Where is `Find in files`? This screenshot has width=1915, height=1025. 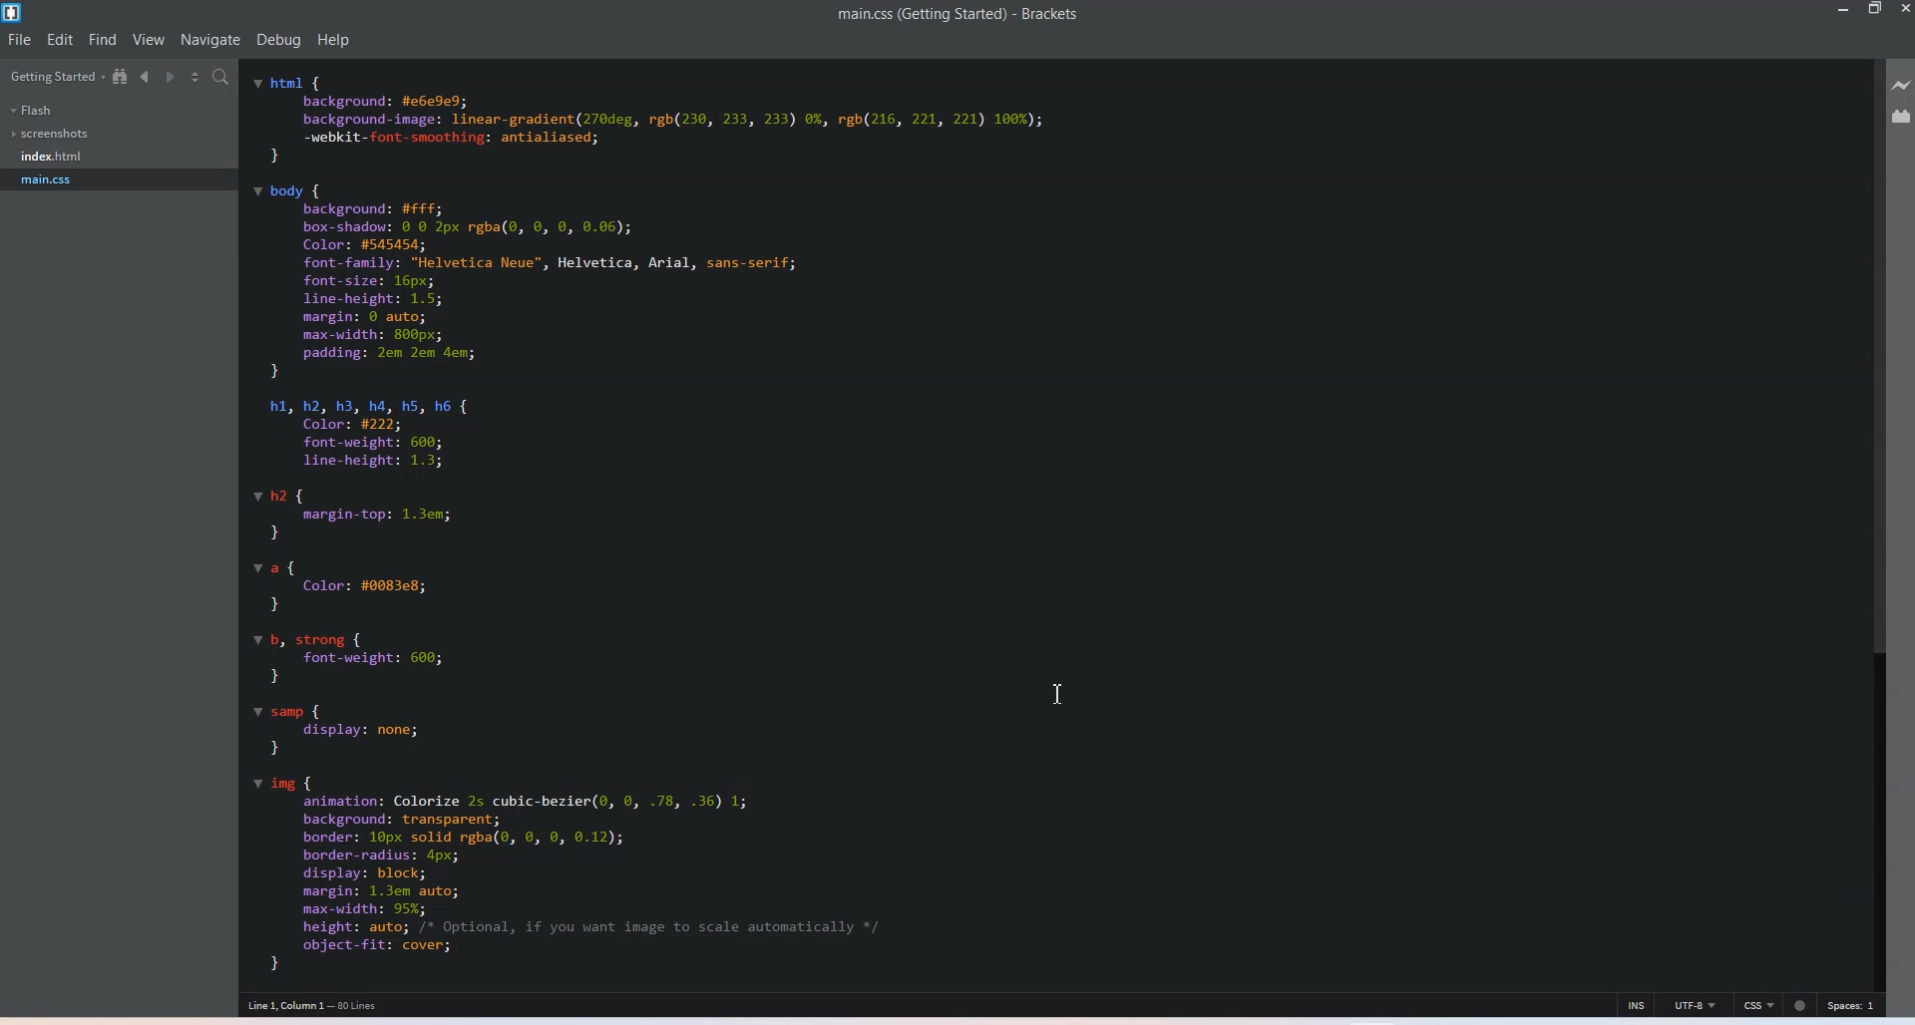 Find in files is located at coordinates (222, 79).